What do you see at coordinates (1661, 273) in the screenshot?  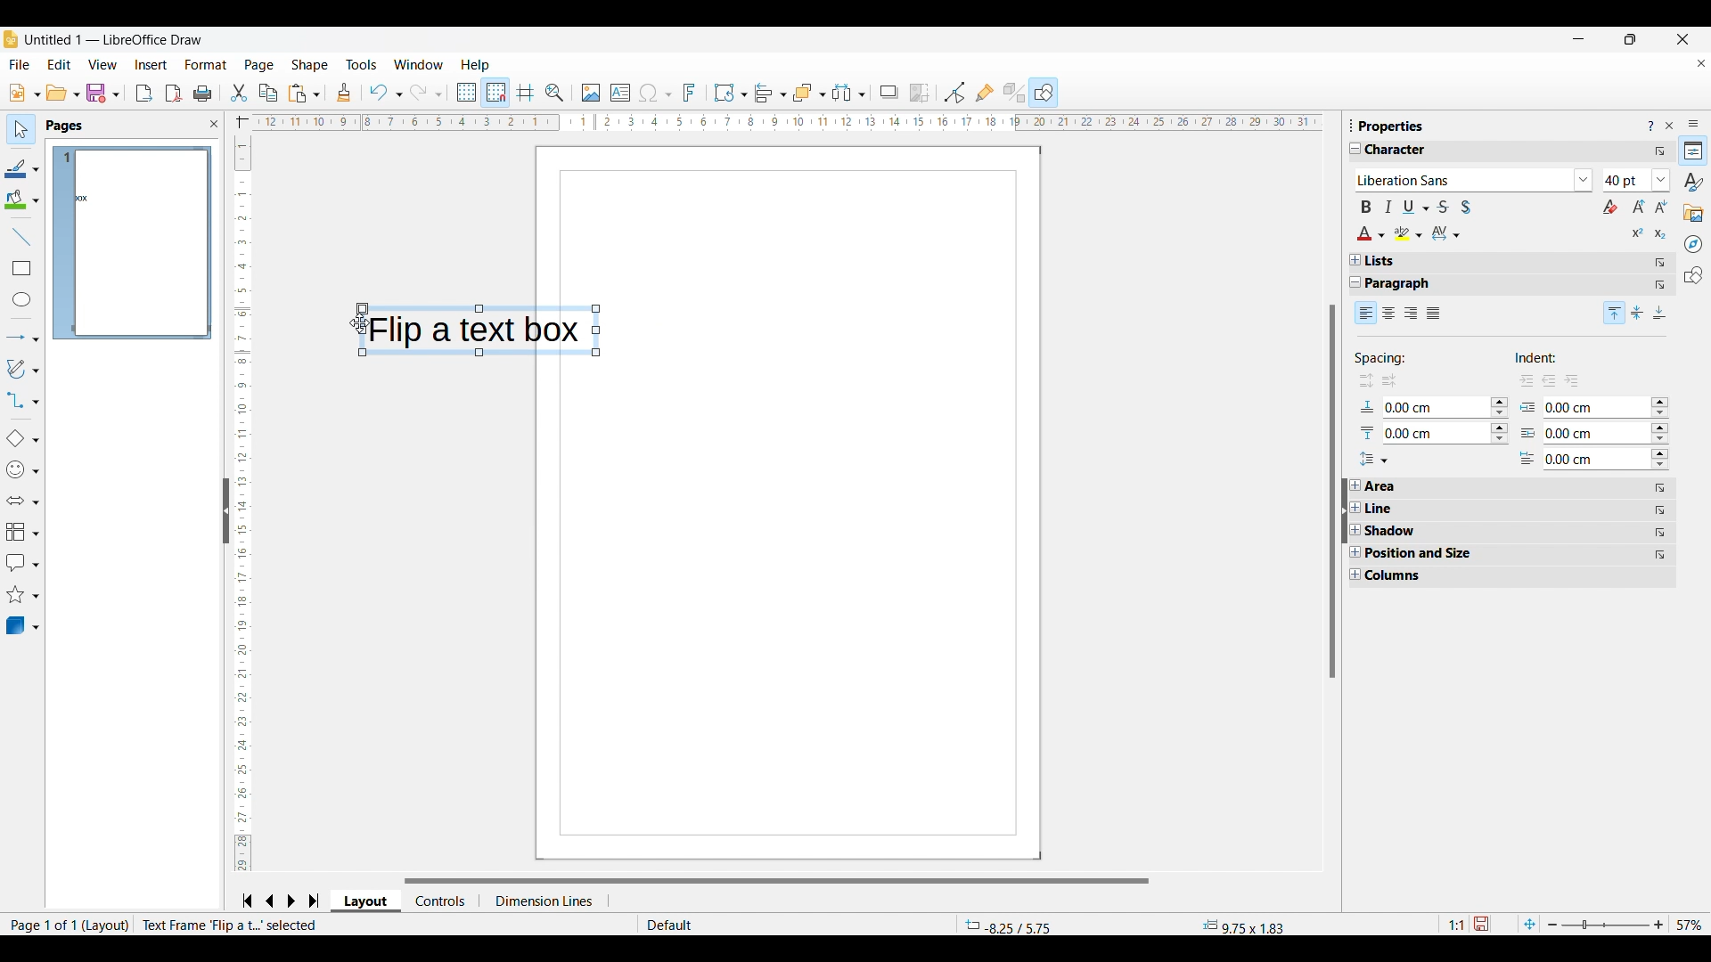 I see `More options for respective sub-title` at bounding box center [1661, 273].